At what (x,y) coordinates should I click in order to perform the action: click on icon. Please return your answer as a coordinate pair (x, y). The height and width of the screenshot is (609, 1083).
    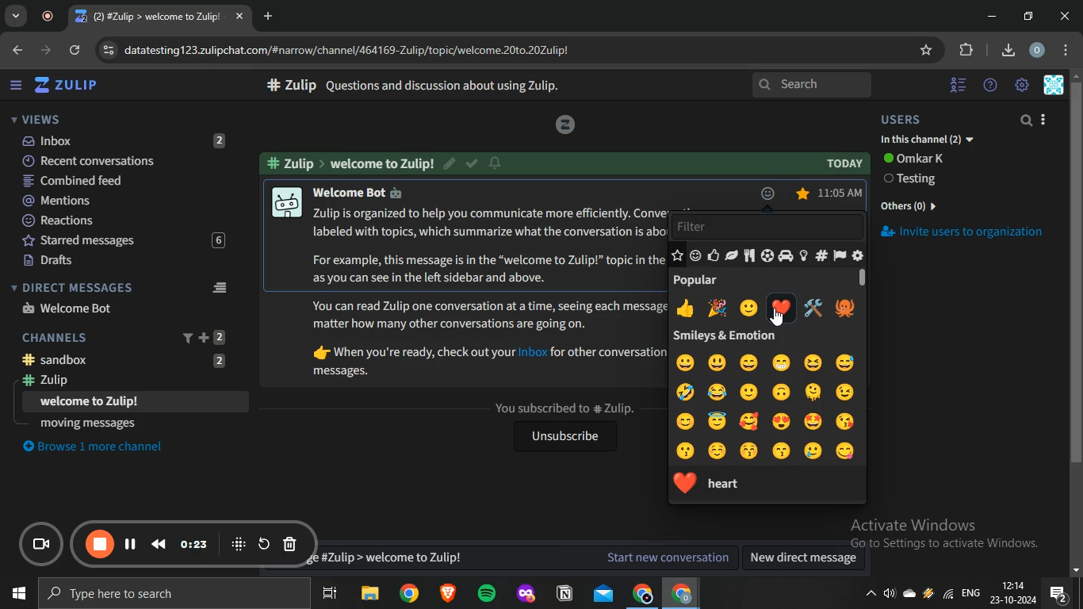
    Looking at the image, I should click on (564, 124).